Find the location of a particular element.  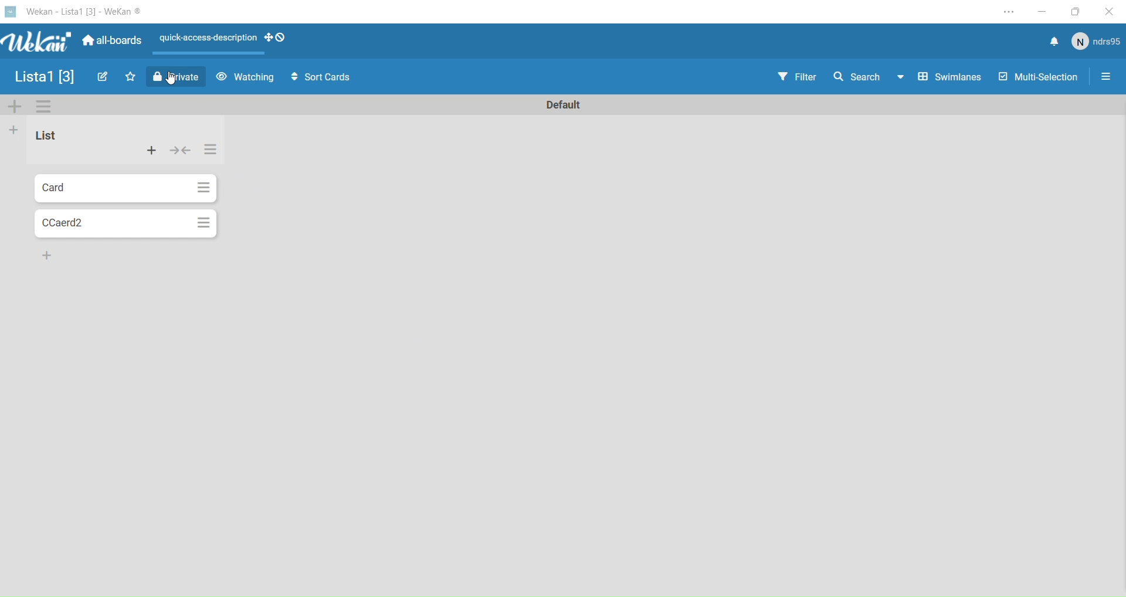

Options is located at coordinates (46, 108).